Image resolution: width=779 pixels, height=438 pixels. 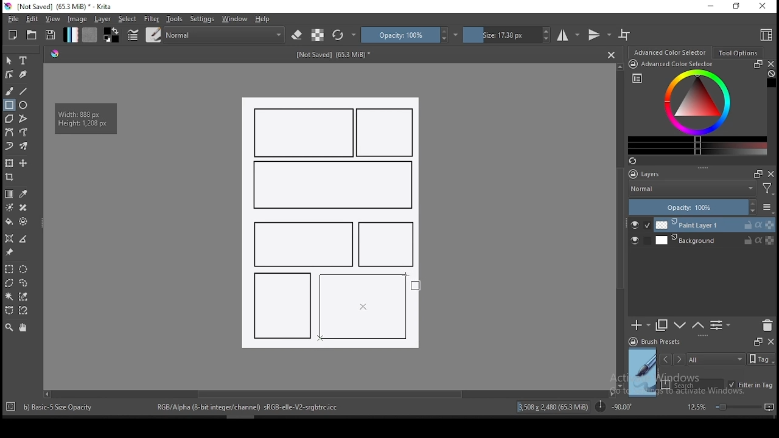 I want to click on file, so click(x=13, y=19).